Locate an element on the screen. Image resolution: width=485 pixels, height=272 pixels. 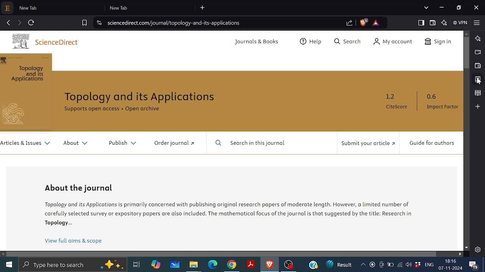
screen recorder is located at coordinates (373, 264).